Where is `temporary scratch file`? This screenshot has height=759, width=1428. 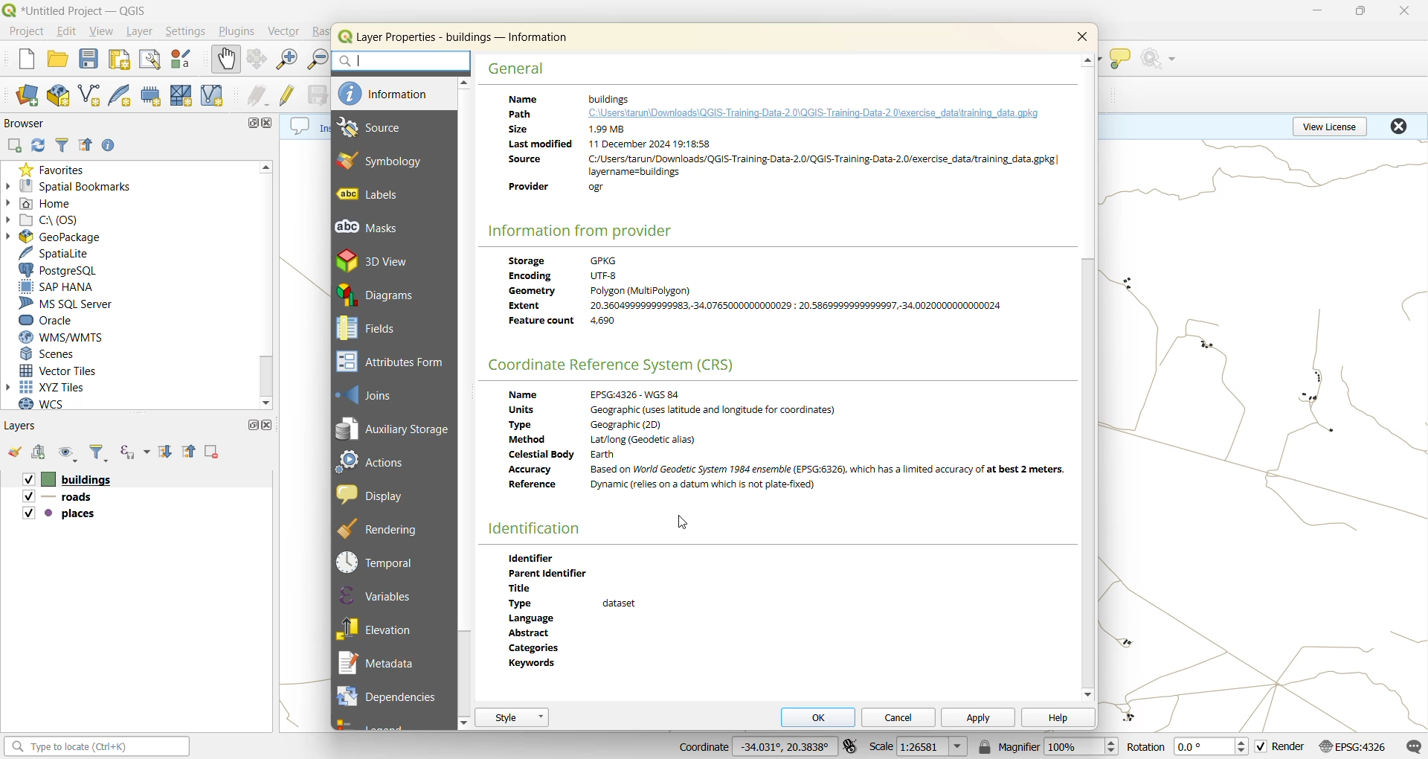 temporary scratch file is located at coordinates (151, 95).